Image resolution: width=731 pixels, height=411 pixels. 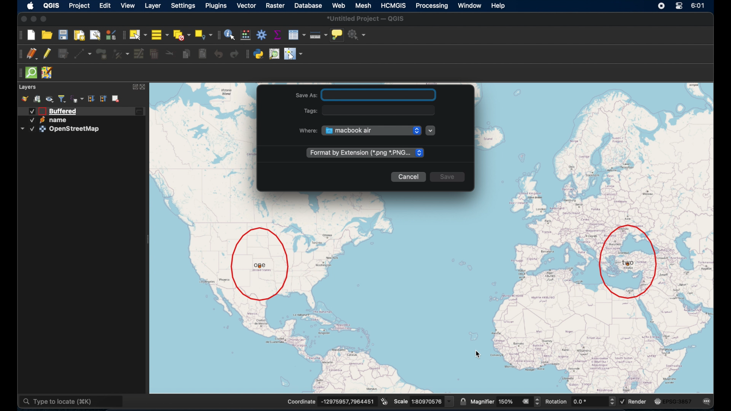 I want to click on toolbox, so click(x=262, y=36).